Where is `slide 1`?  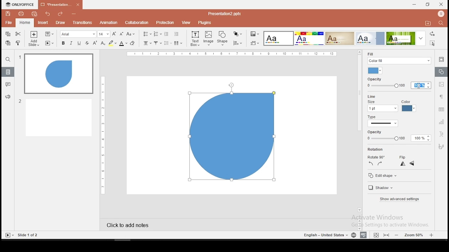 slide 1 is located at coordinates (59, 74).